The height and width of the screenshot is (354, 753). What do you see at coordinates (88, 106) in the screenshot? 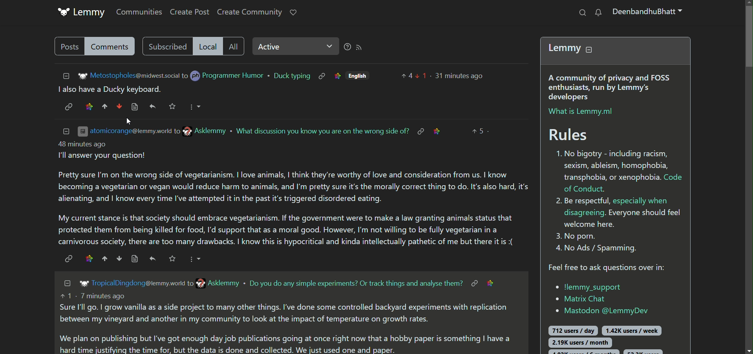
I see `highlight` at bounding box center [88, 106].